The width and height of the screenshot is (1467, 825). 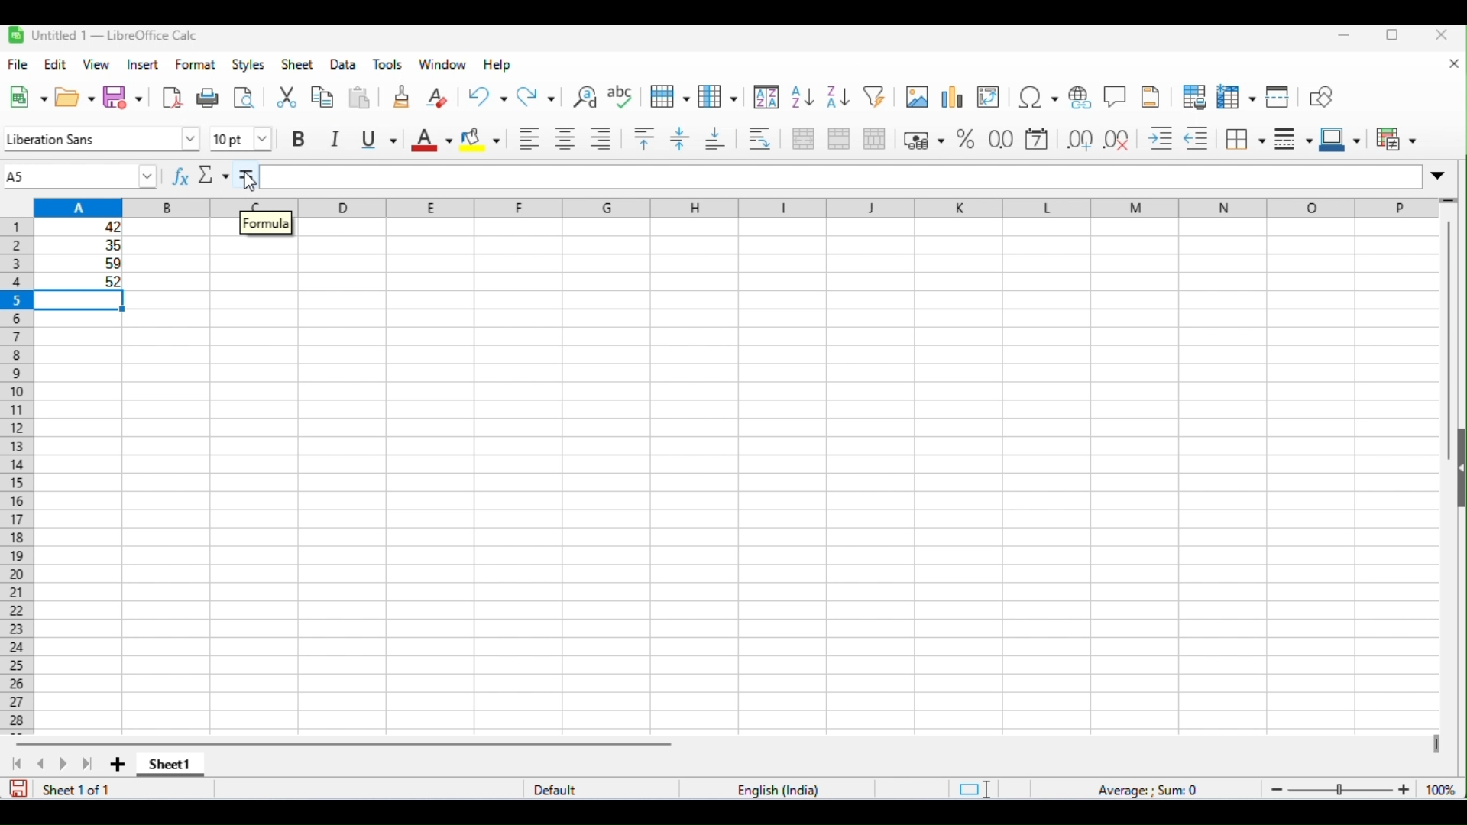 What do you see at coordinates (874, 95) in the screenshot?
I see `filter` at bounding box center [874, 95].